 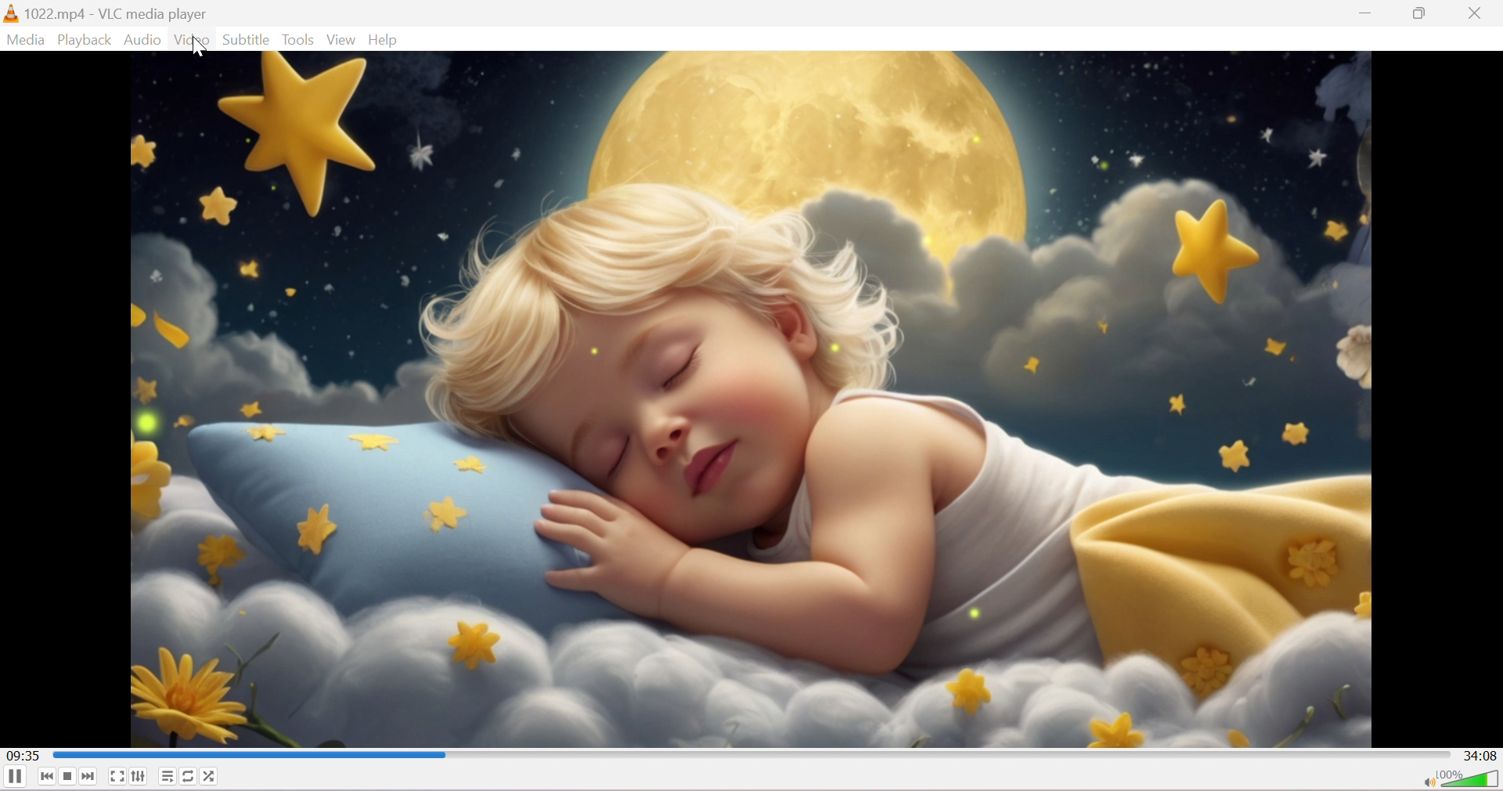 I want to click on Audio, so click(x=142, y=41).